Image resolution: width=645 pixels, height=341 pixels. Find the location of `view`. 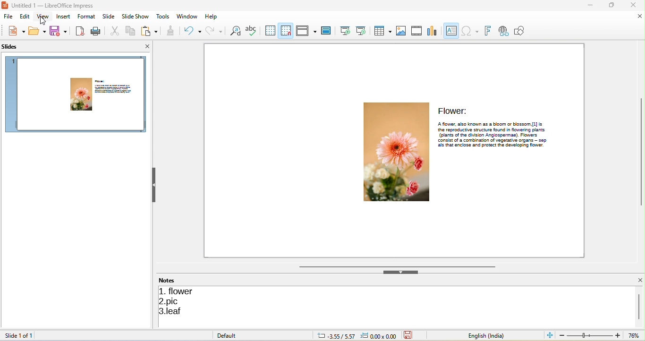

view is located at coordinates (42, 18).